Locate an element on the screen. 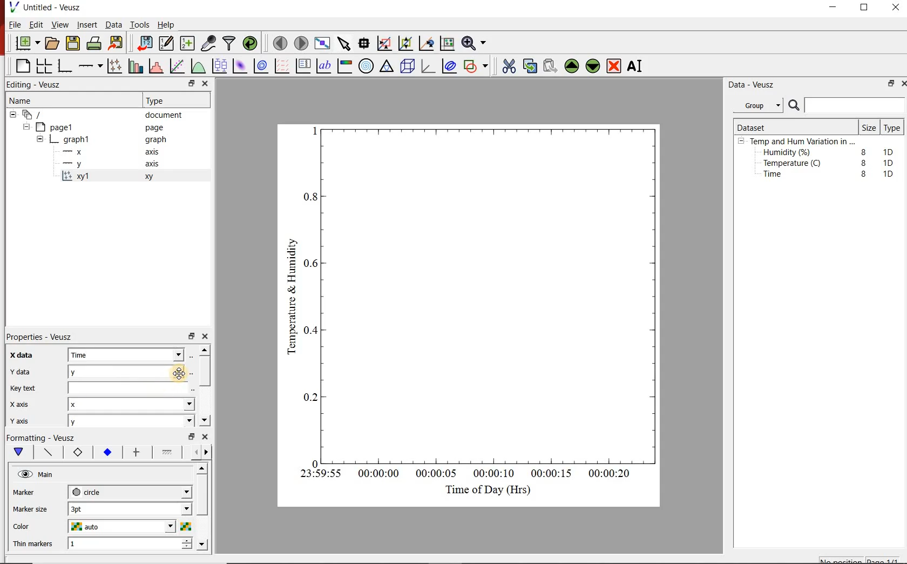 The width and height of the screenshot is (907, 564). 00:00:00 is located at coordinates (377, 475).